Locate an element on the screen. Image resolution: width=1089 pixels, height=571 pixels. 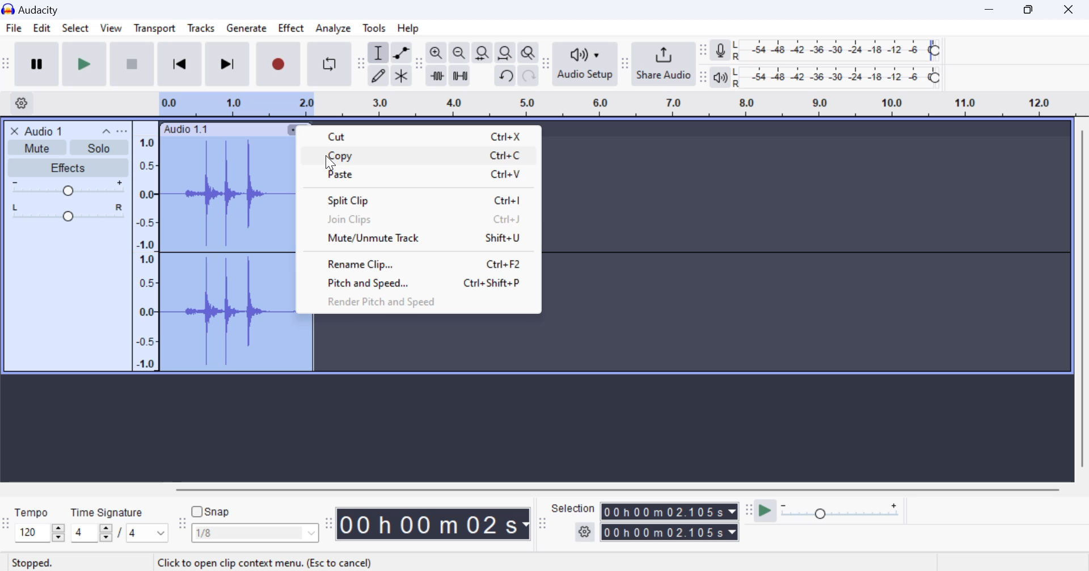
Snap options is located at coordinates (256, 535).